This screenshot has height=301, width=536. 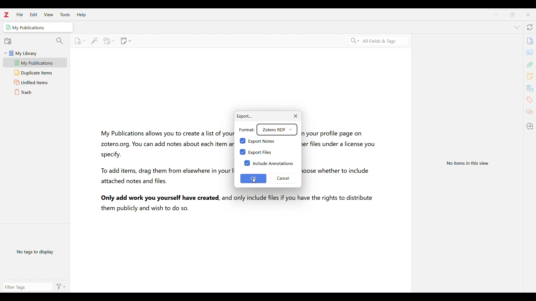 I want to click on Add new collection, so click(x=8, y=41).